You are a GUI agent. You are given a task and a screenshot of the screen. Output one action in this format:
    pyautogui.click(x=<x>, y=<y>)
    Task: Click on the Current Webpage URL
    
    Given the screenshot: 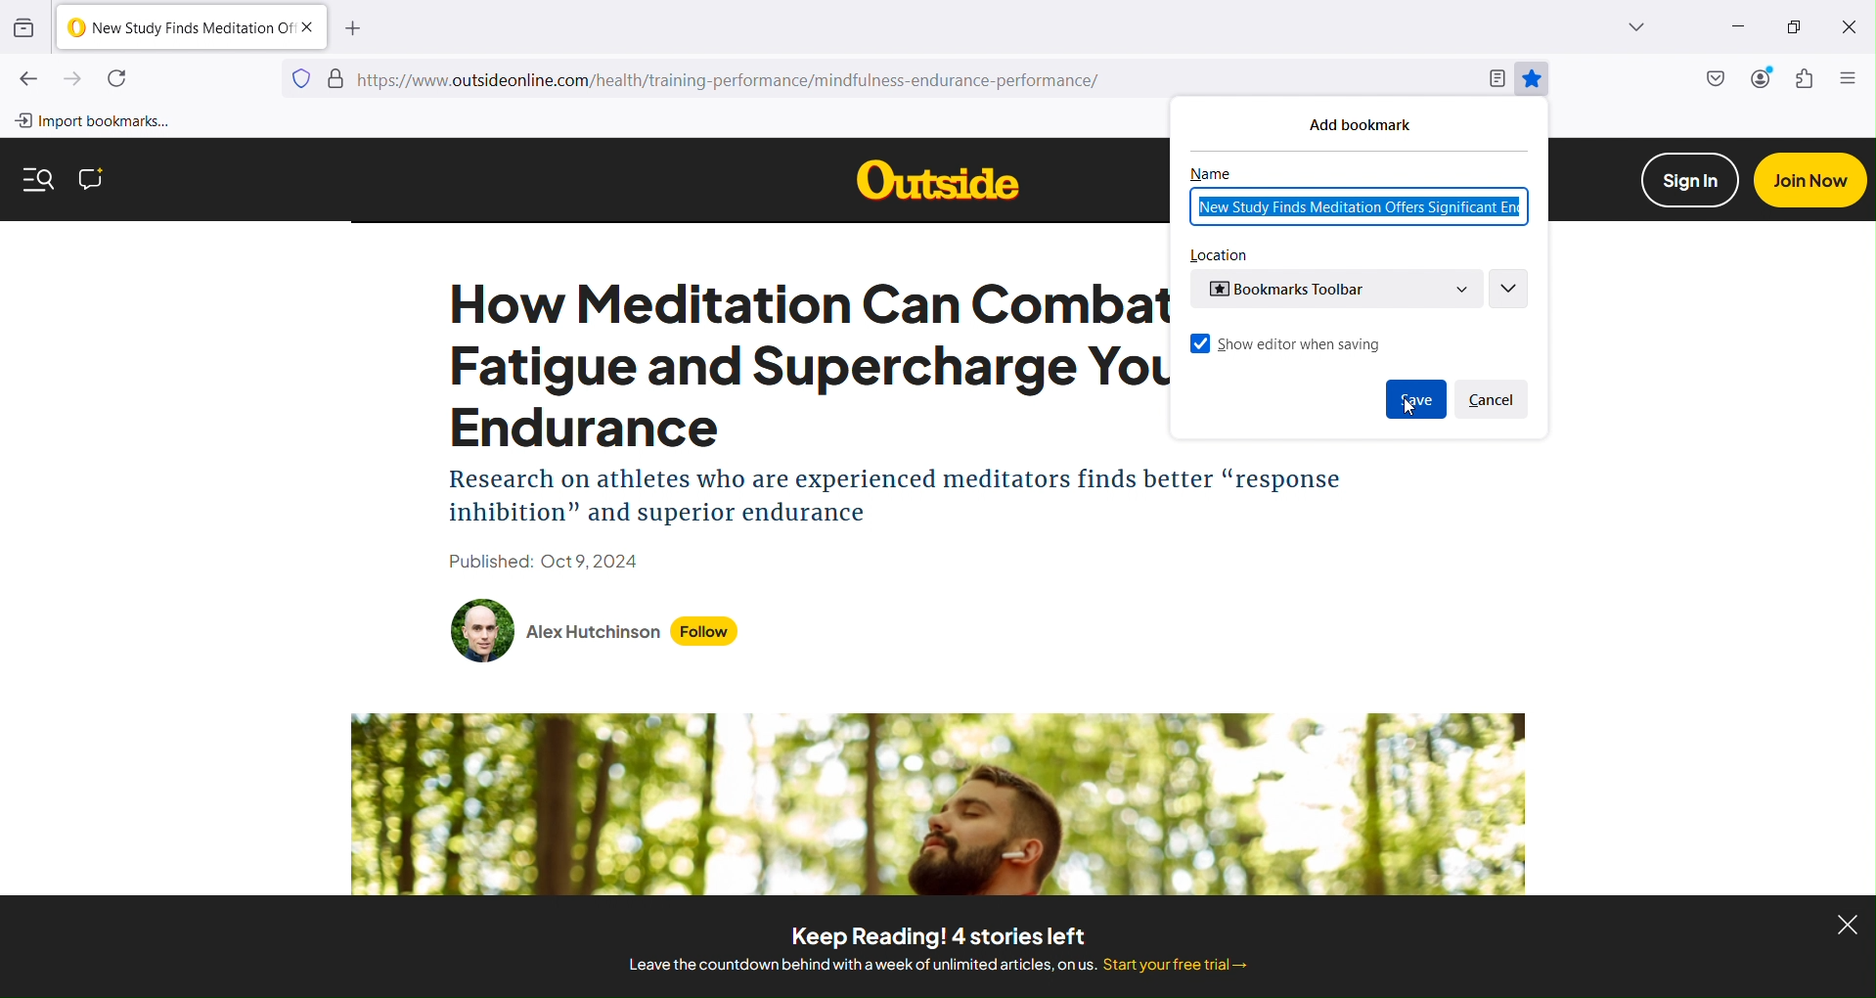 What is the action you would take?
    pyautogui.click(x=914, y=79)
    